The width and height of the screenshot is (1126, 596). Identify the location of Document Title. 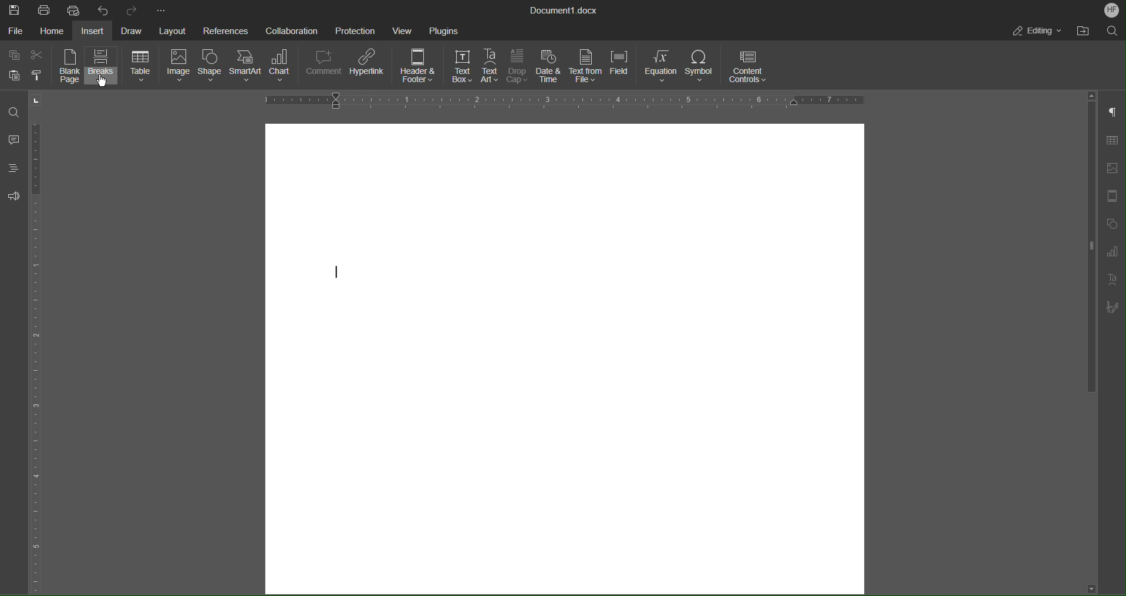
(561, 10).